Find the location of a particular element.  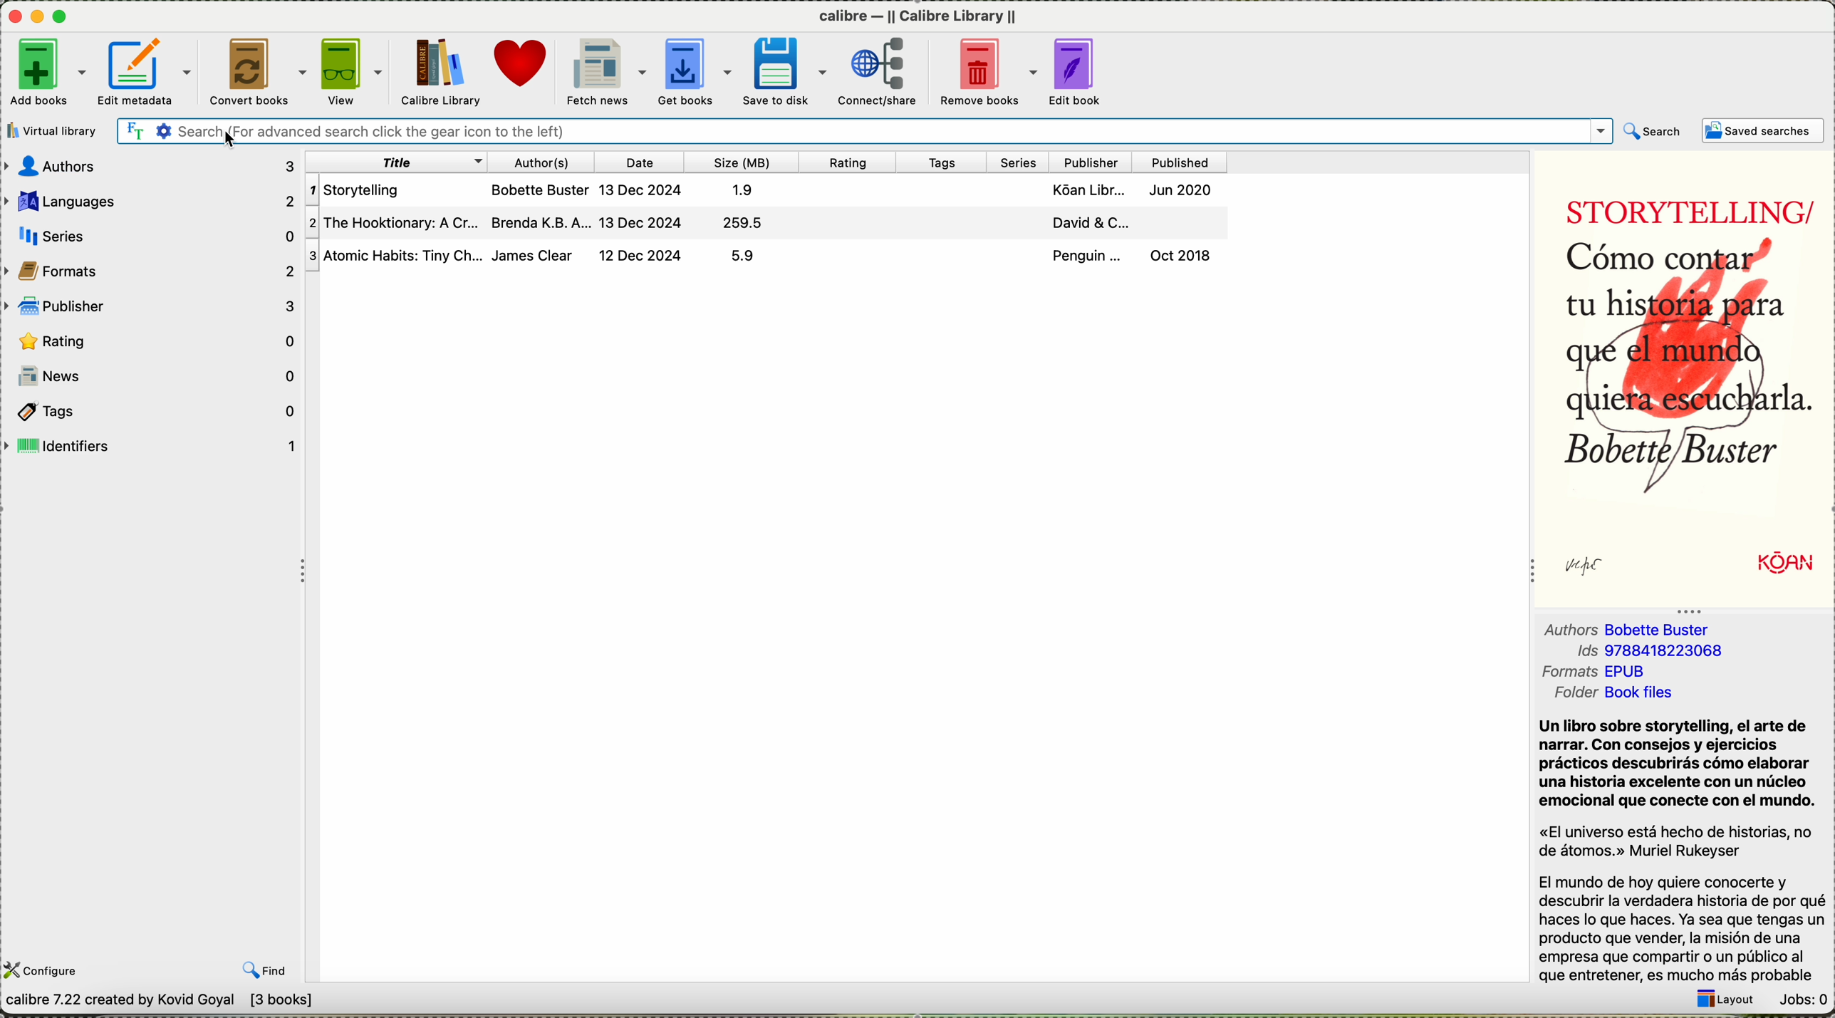

configure is located at coordinates (45, 969).